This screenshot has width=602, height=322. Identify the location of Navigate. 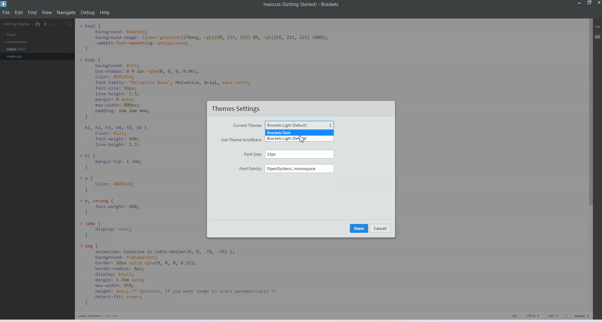
(66, 13).